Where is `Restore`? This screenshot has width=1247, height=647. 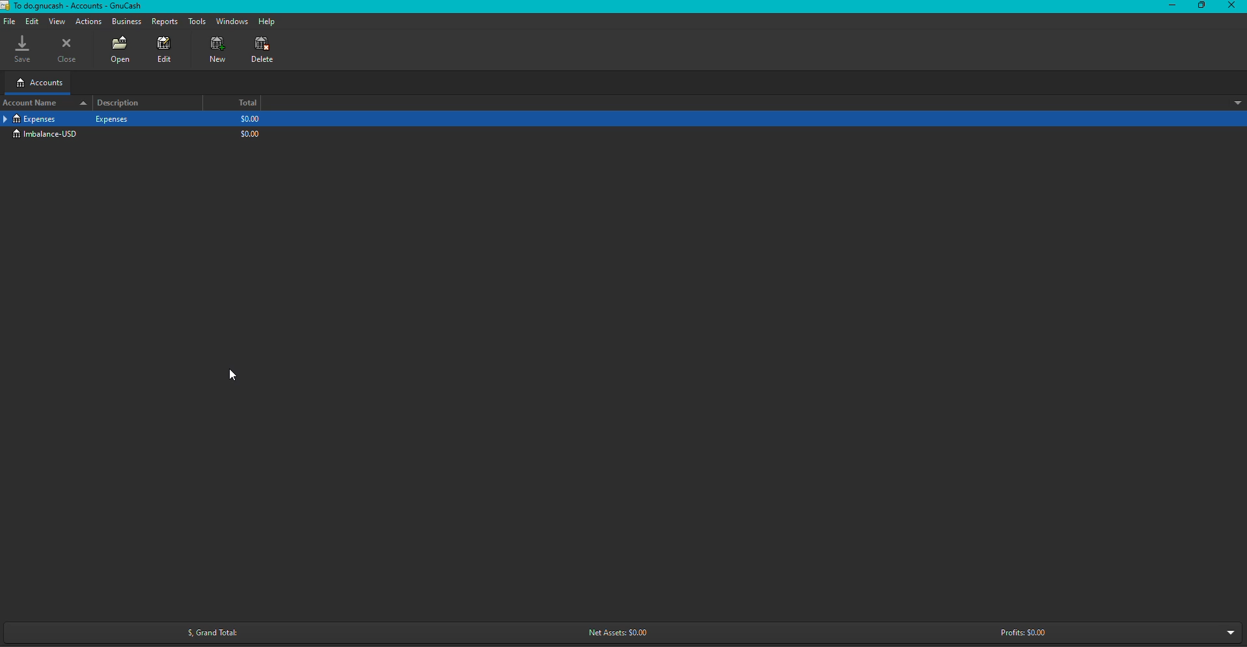 Restore is located at coordinates (1198, 6).